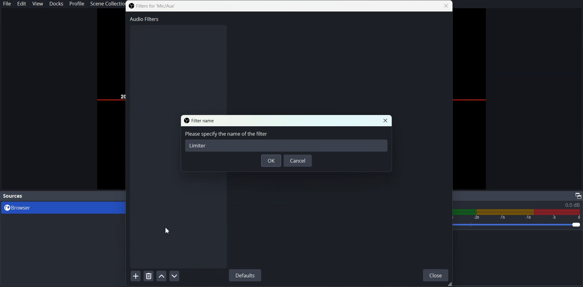 This screenshot has height=287, width=583. I want to click on Docks, so click(57, 4).